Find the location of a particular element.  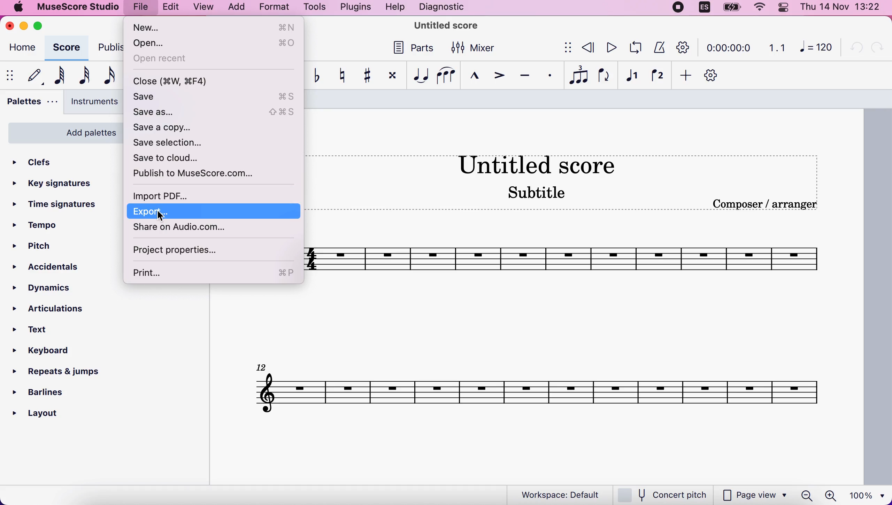

minimize is located at coordinates (24, 26).